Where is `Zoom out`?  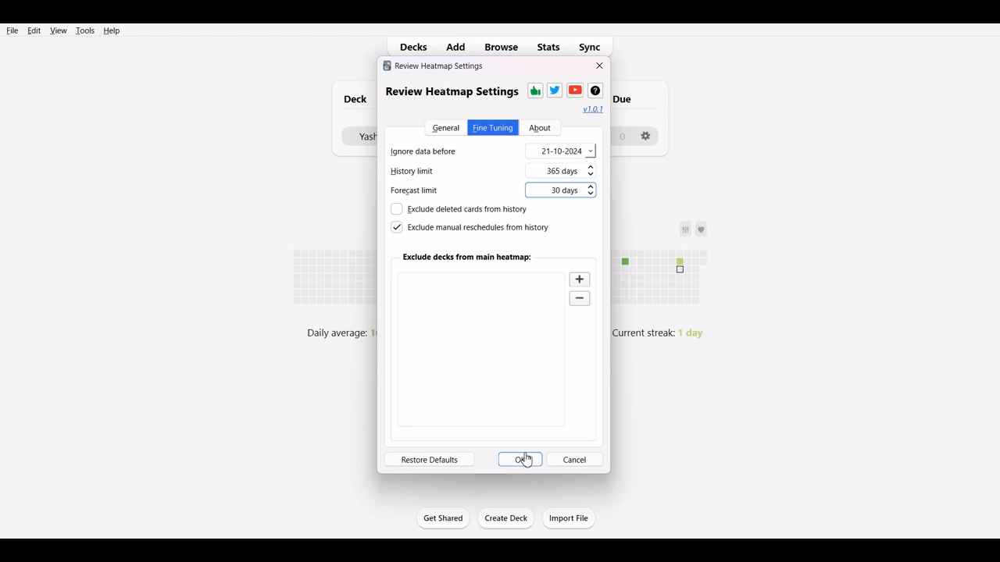 Zoom out is located at coordinates (581, 300).